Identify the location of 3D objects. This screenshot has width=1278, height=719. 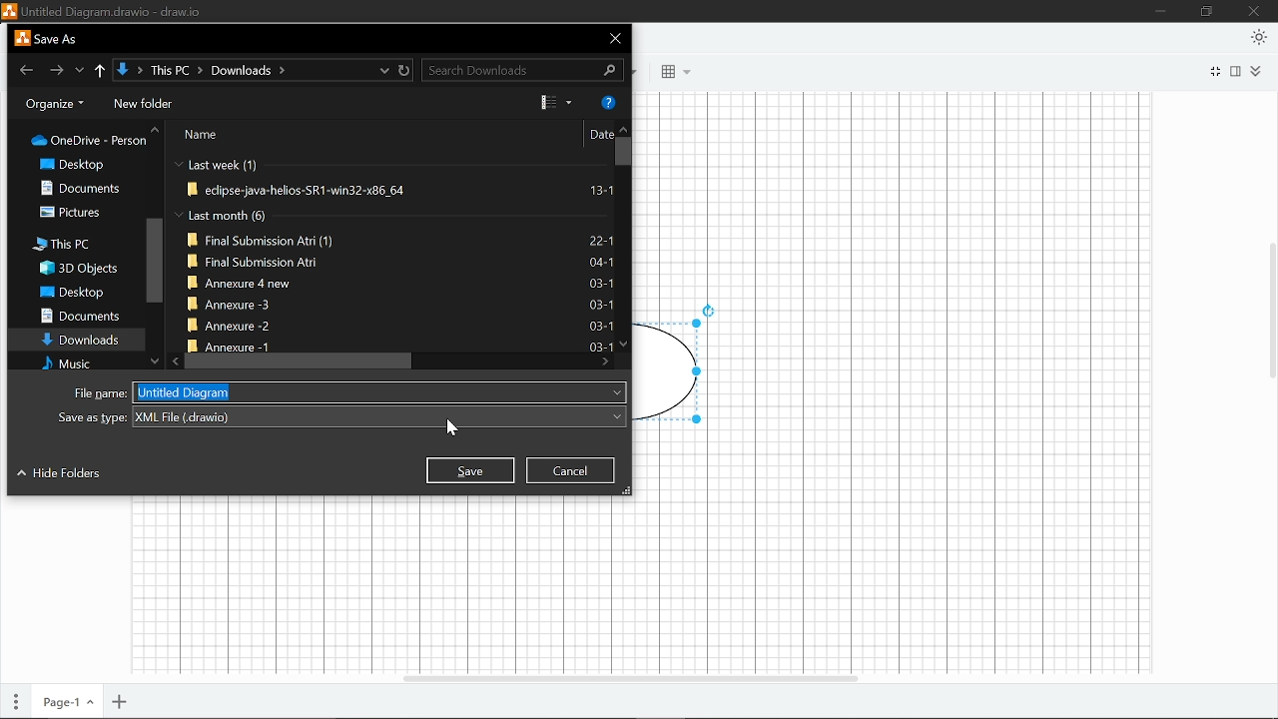
(77, 269).